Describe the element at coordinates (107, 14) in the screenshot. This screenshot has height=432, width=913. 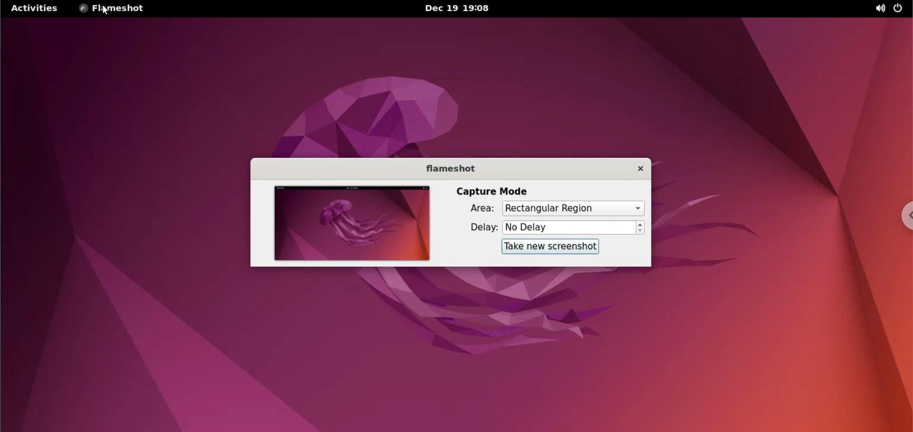
I see `cursor` at that location.